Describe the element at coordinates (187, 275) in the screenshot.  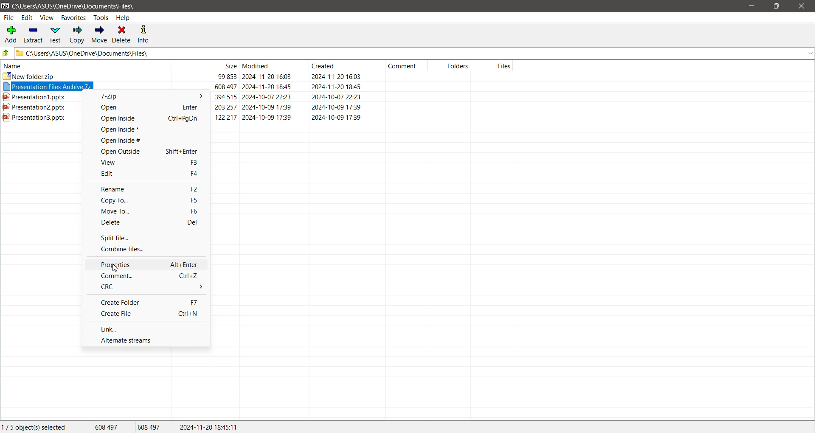
I see `Ctrl+Z` at that location.